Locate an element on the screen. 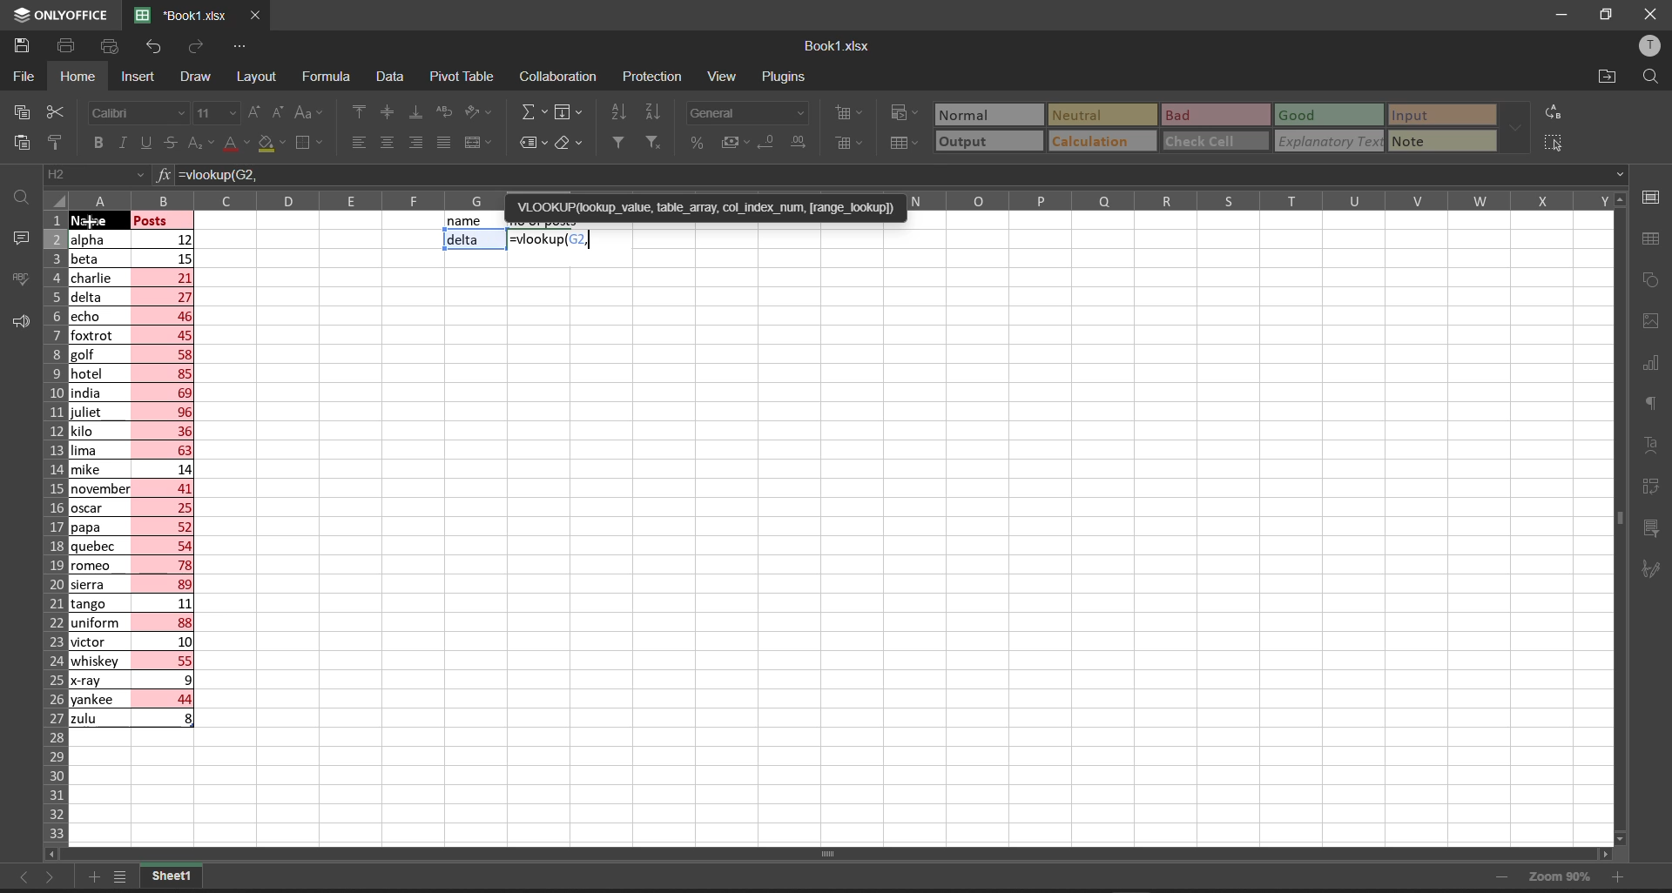 This screenshot has height=893, width=1672. print is located at coordinates (67, 47).